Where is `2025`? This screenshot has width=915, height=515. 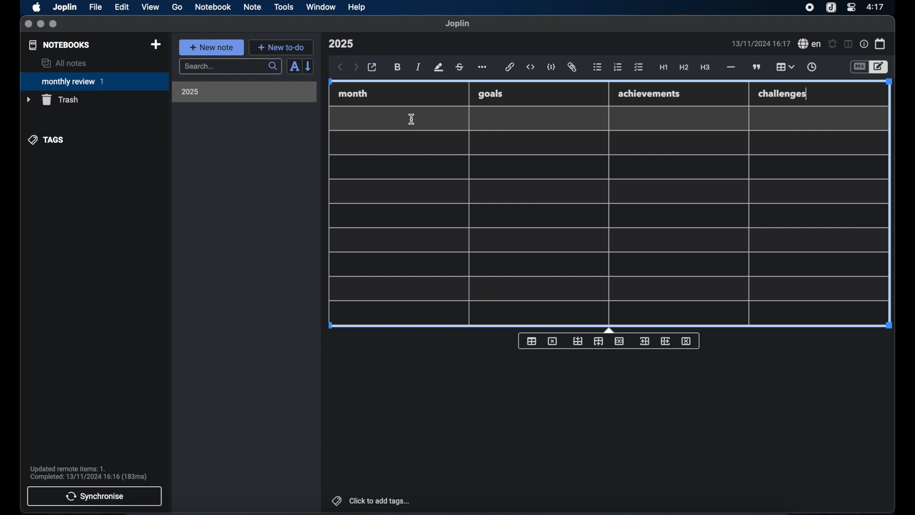 2025 is located at coordinates (190, 92).